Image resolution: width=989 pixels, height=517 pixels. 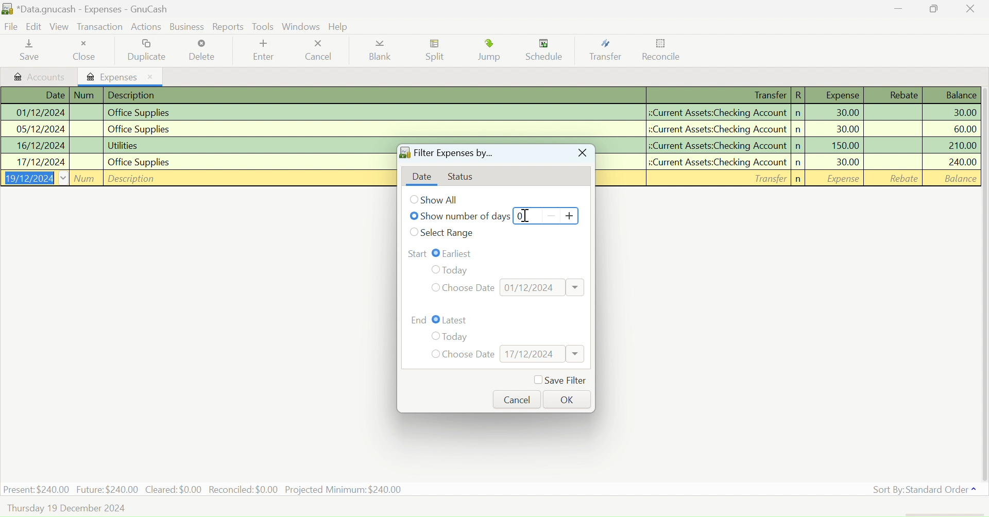 What do you see at coordinates (983, 283) in the screenshot?
I see `vertical scroll bar` at bounding box center [983, 283].